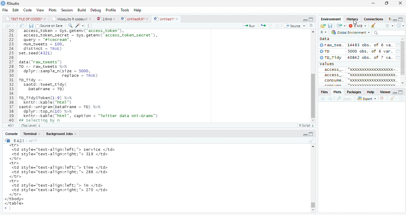 This screenshot has height=215, width=406. What do you see at coordinates (90, 79) in the screenshot?
I see `20 access_token - Sys.getenv('access_token’),
21 access_token_secret - sys.getenv( access_token secret’),
22 query - "sicecrean”,

23 num_tweets = 100,

24 distinct = TRUE)

25 set.seed(4321)

26

27 data("raw_tweets")

28 TD <- raw tweets H¥

29 dplyr::sample_n(size = 5000,

30 replace = TRUE)

31 To_Tidy <-

32 saotd::tweet_tidy(

33 Datarrame - TD)

34

35 To_TidysToken[1:9] %%

36 knitr::kable("html™)

37 saotd: :unigram(pataFrame = TD) %>%

38 dplyr::top_n(10) %%

39 knitr::kable("html”, caption = "Twitter data uni-Grams")
40 Bs selecting bv n` at bounding box center [90, 79].